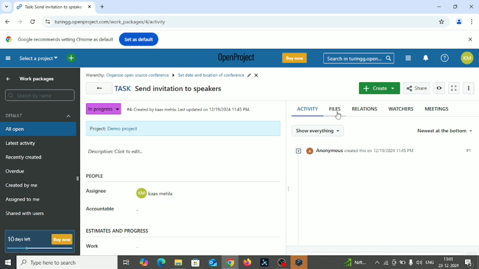 The width and height of the screenshot is (479, 269). I want to click on Warning, so click(299, 262).